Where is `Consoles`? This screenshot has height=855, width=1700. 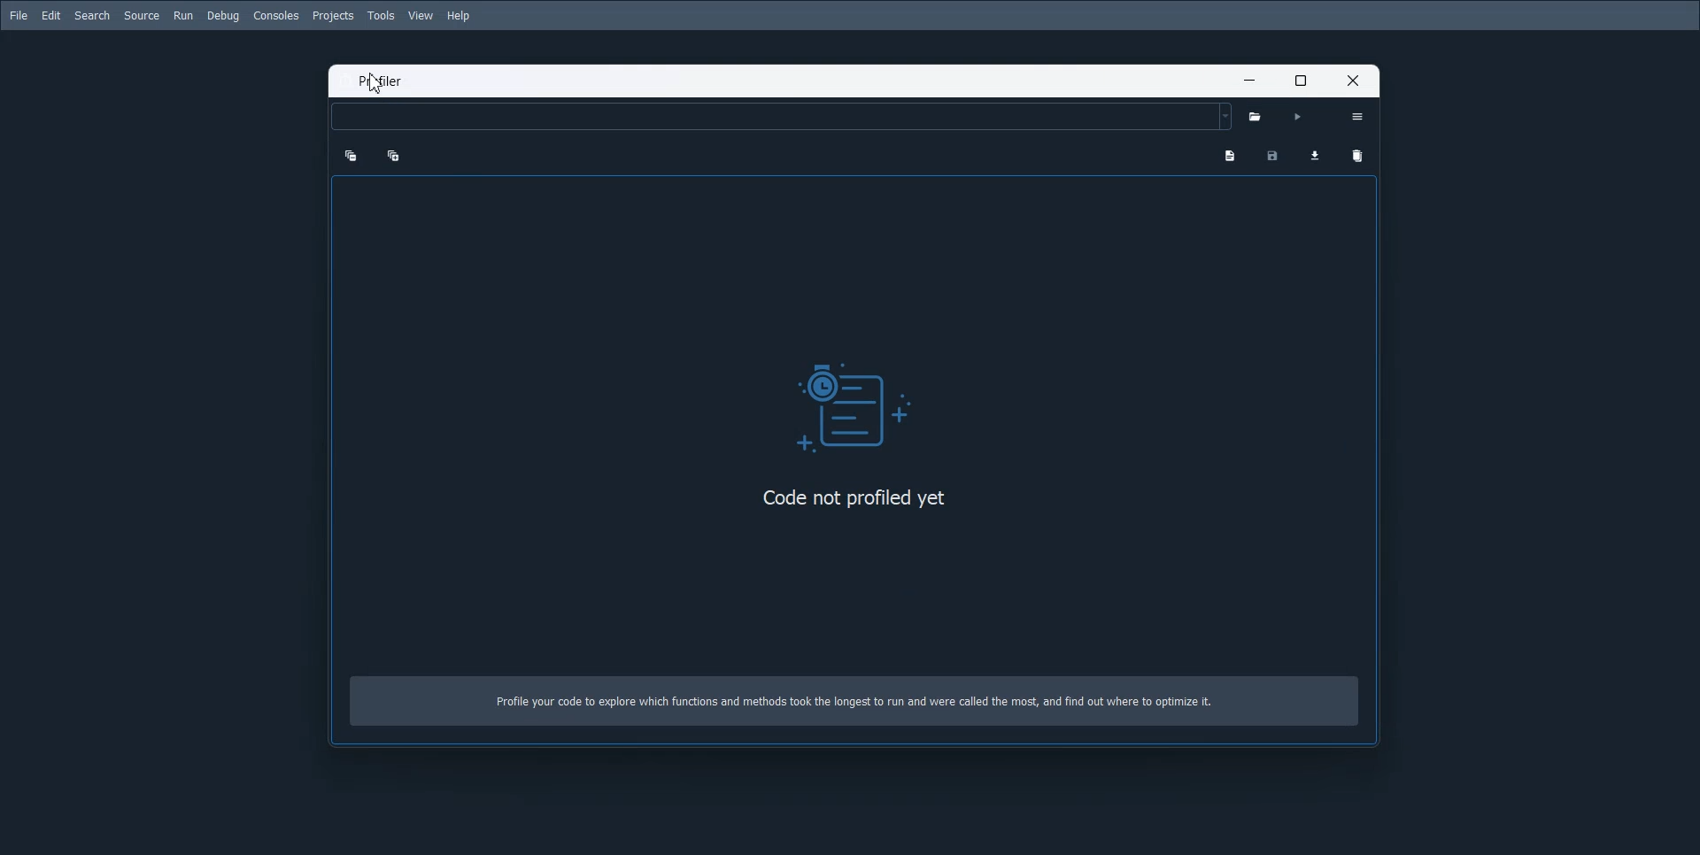
Consoles is located at coordinates (275, 16).